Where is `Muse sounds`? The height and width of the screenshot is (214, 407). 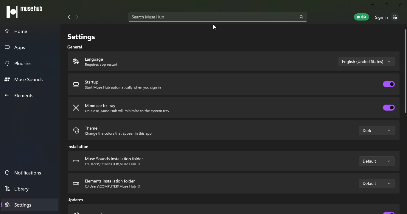
Muse sounds is located at coordinates (26, 81).